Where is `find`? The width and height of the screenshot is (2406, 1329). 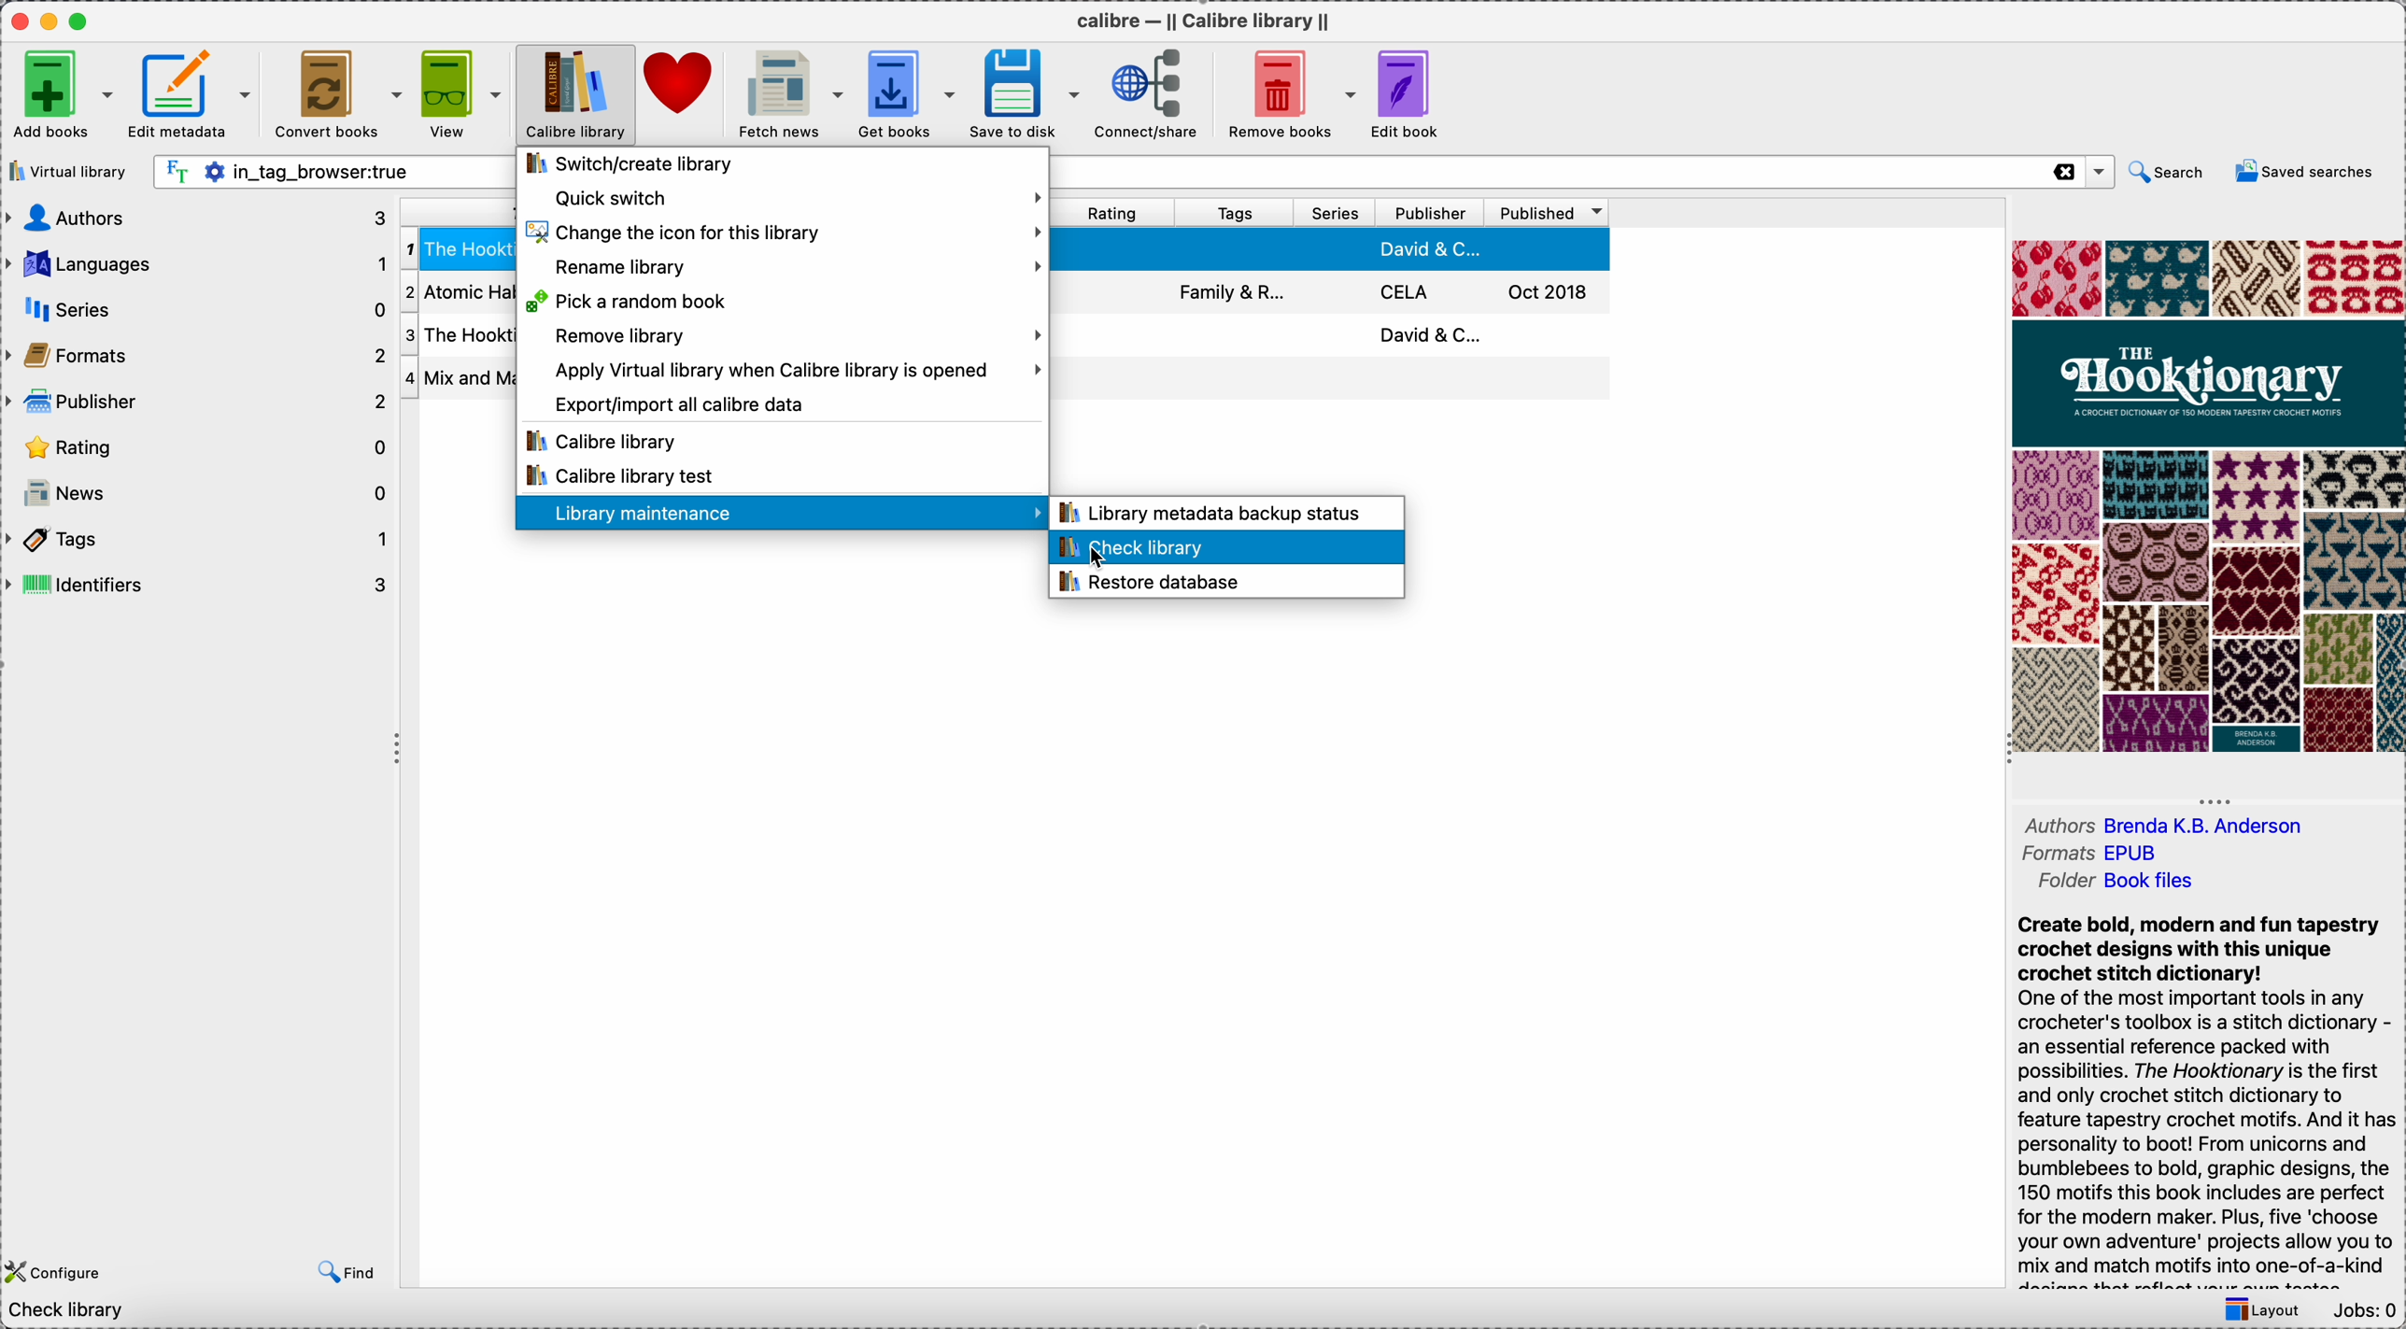
find is located at coordinates (341, 1274).